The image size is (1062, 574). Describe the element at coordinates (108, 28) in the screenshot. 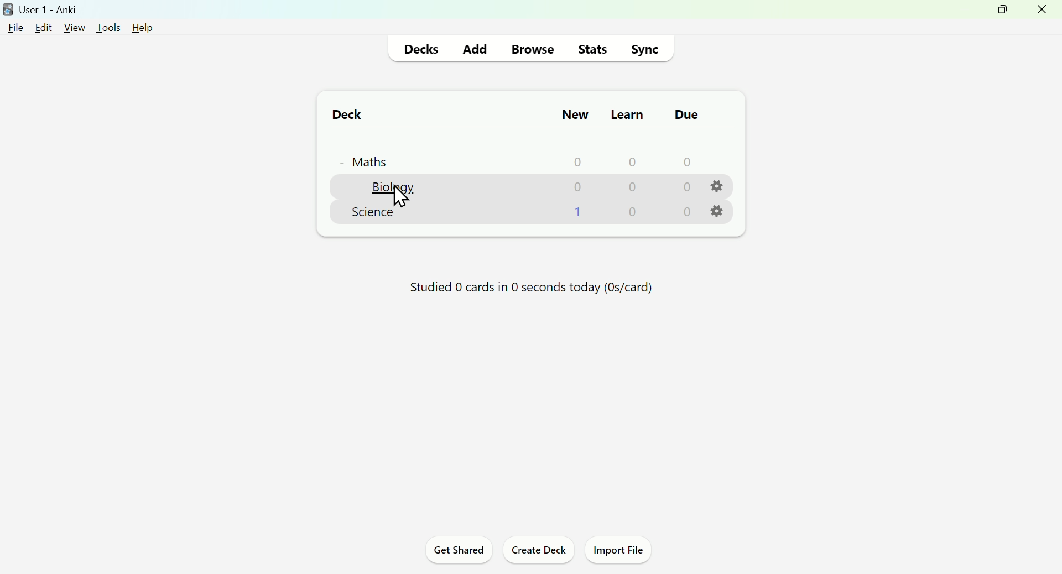

I see `tools` at that location.